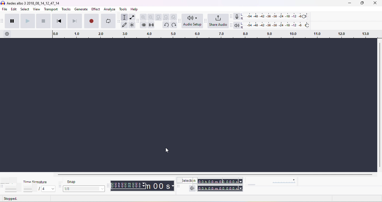 The image size is (382, 202). I want to click on silence the selection, so click(152, 26).